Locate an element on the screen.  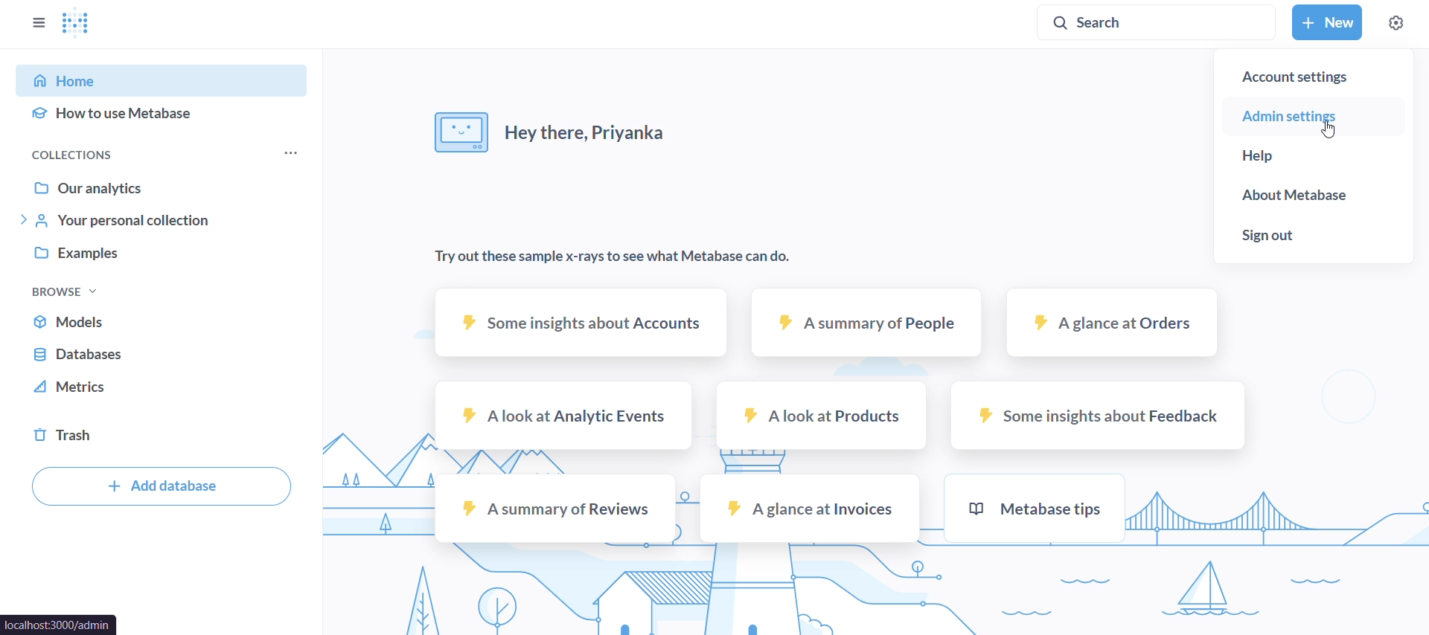
trash is located at coordinates (167, 436).